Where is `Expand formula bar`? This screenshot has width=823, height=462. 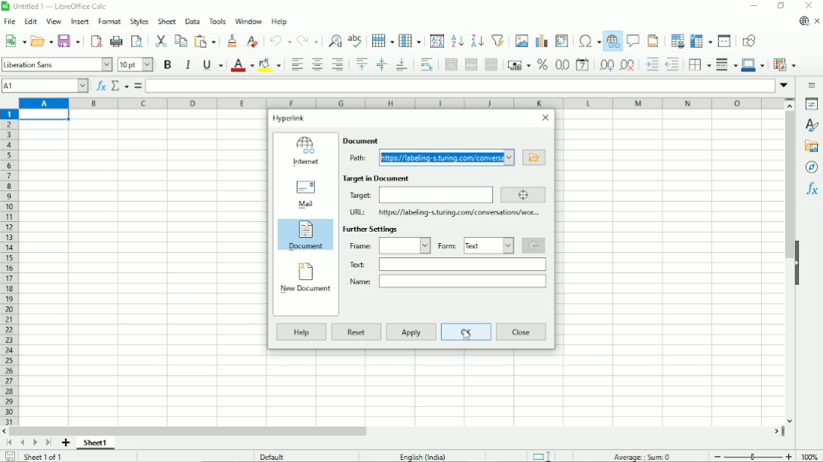
Expand formula bar is located at coordinates (785, 86).